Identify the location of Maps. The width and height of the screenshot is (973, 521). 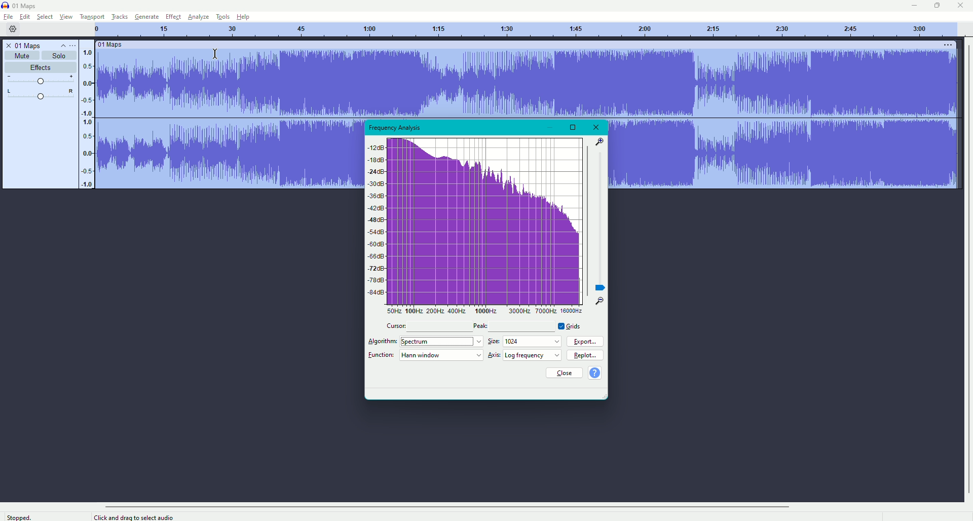
(20, 6).